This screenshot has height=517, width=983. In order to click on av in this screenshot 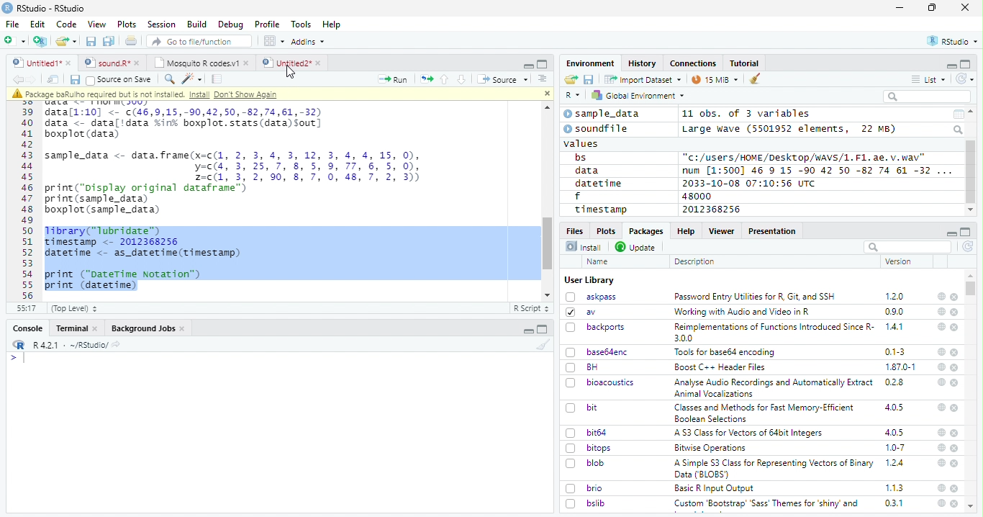, I will do `click(581, 311)`.